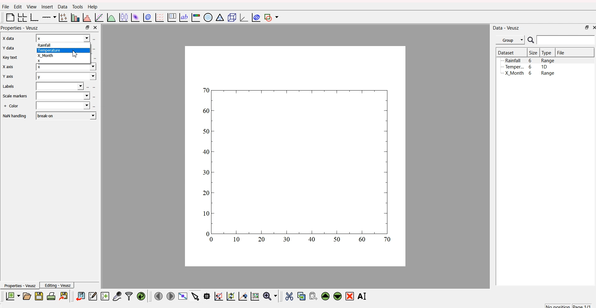 The height and width of the screenshot is (308, 596). What do you see at coordinates (135, 17) in the screenshot?
I see `plot dataset` at bounding box center [135, 17].